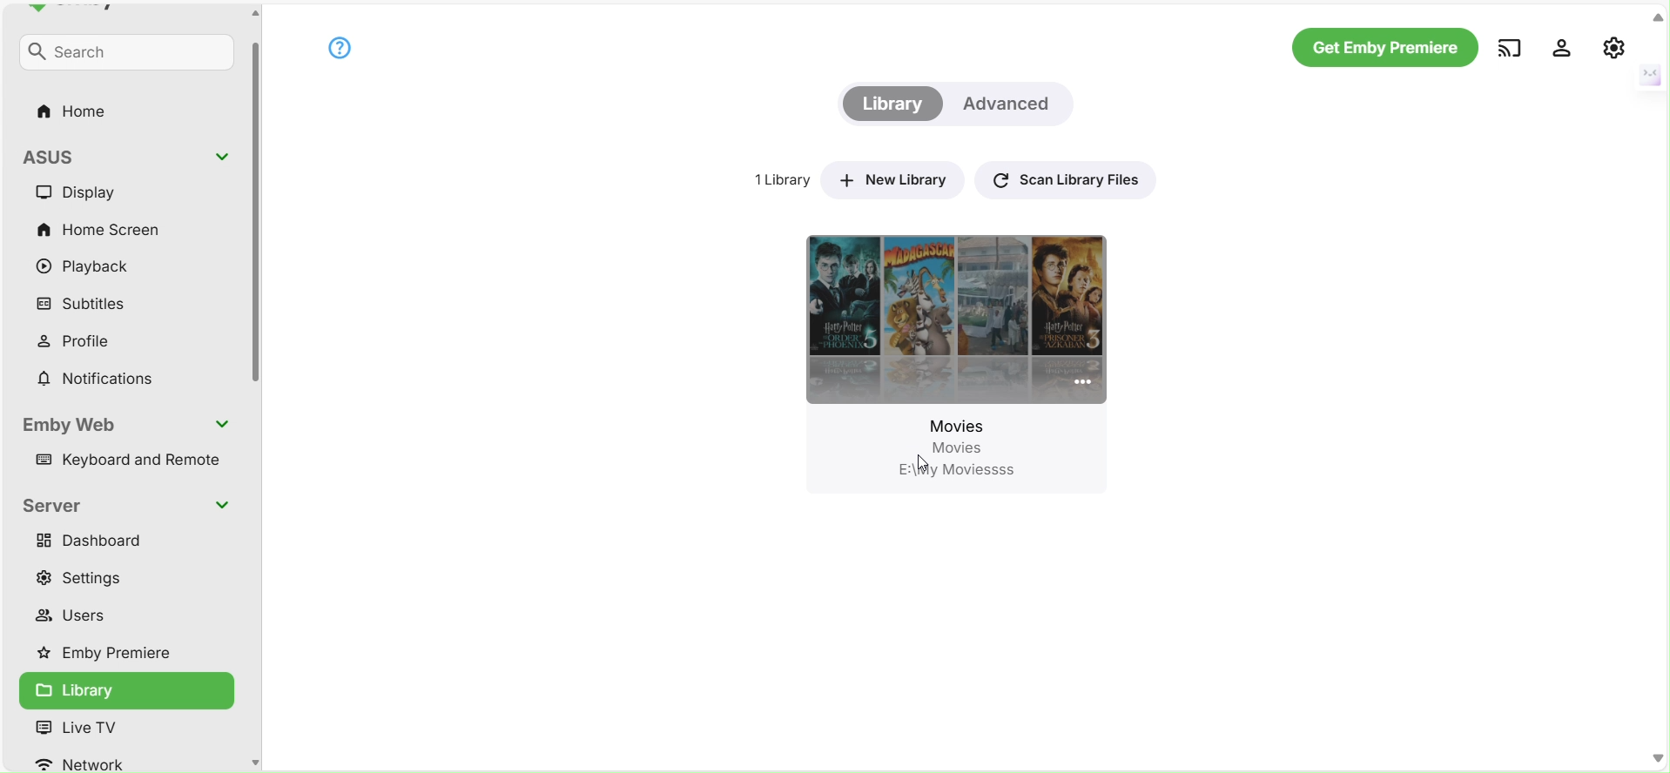  Describe the element at coordinates (1614, 46) in the screenshot. I see `Manage Emby Server` at that location.